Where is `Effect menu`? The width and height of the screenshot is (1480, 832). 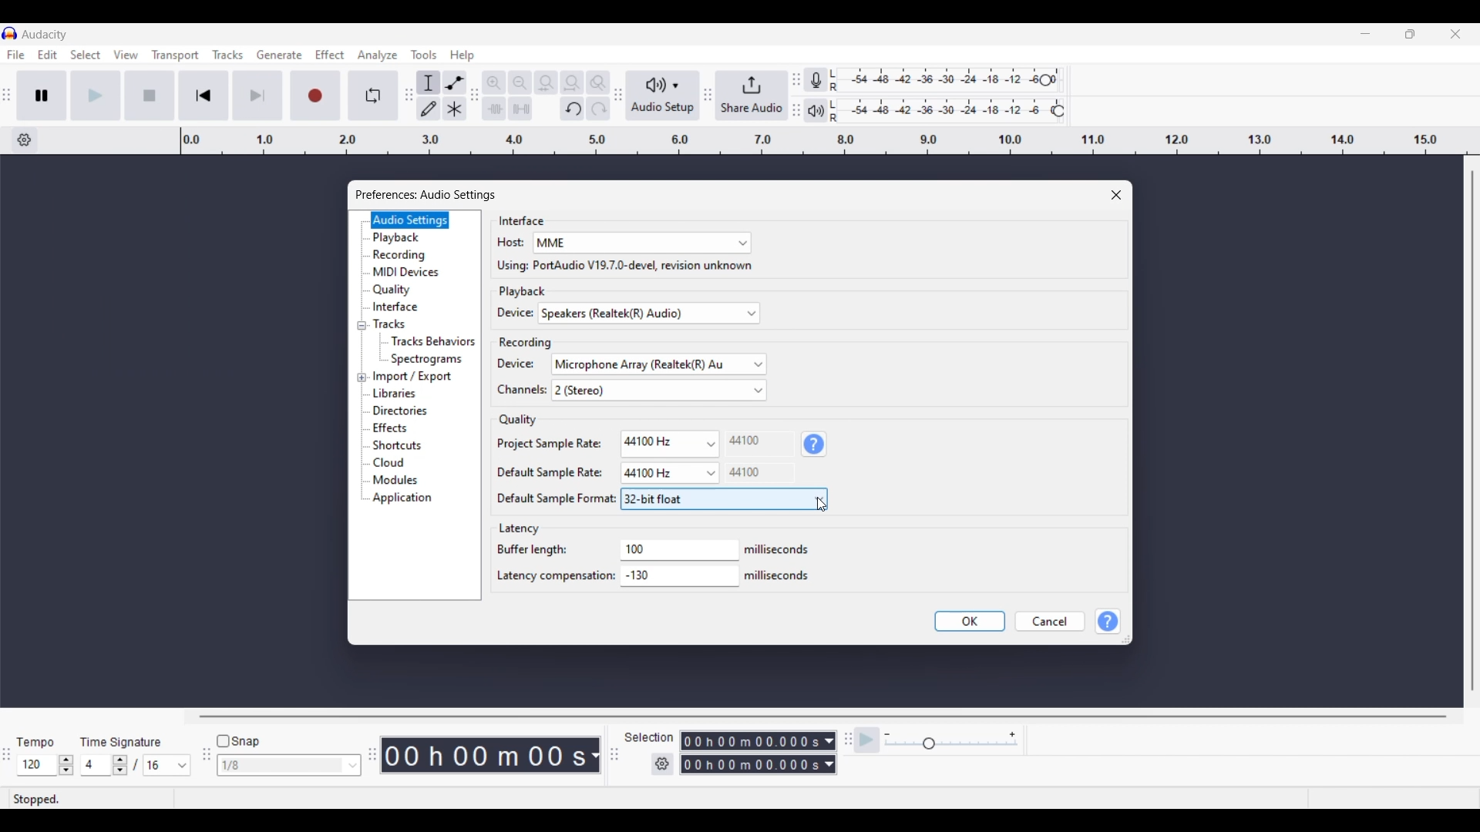 Effect menu is located at coordinates (331, 55).